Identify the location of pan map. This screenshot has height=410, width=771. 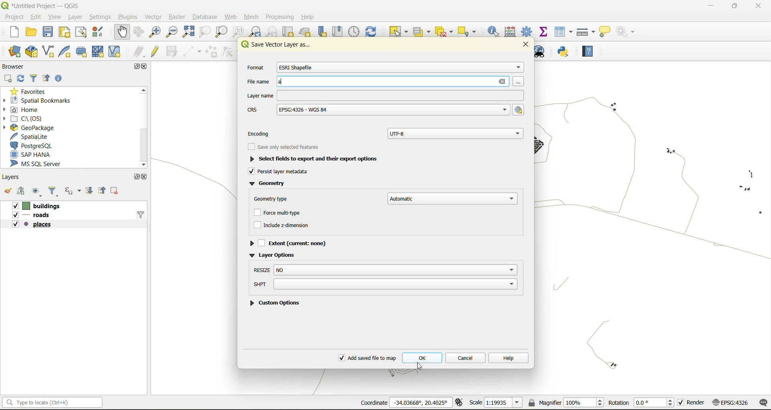
(123, 32).